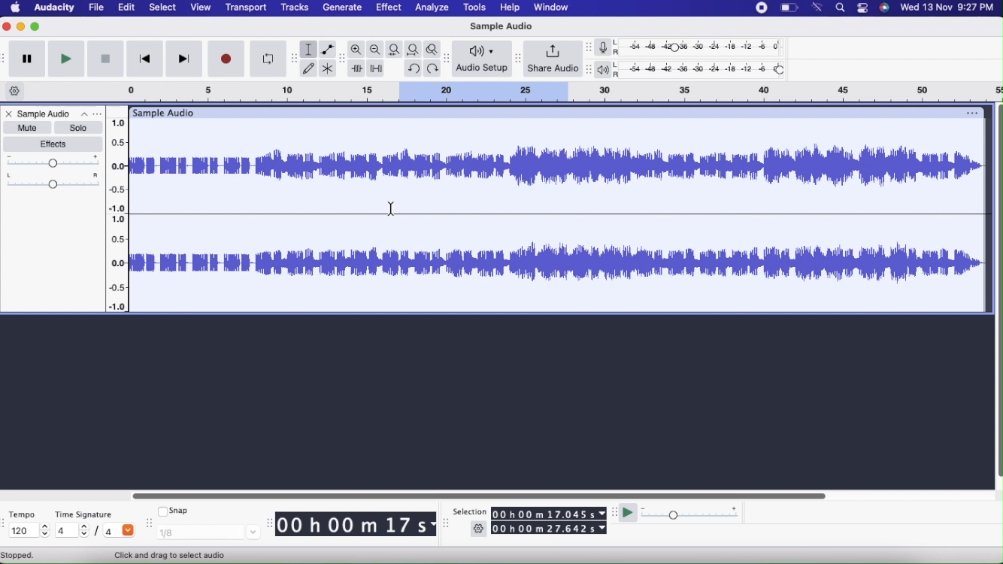 The width and height of the screenshot is (1003, 564). What do you see at coordinates (16, 92) in the screenshot?
I see `Timeline Options` at bounding box center [16, 92].